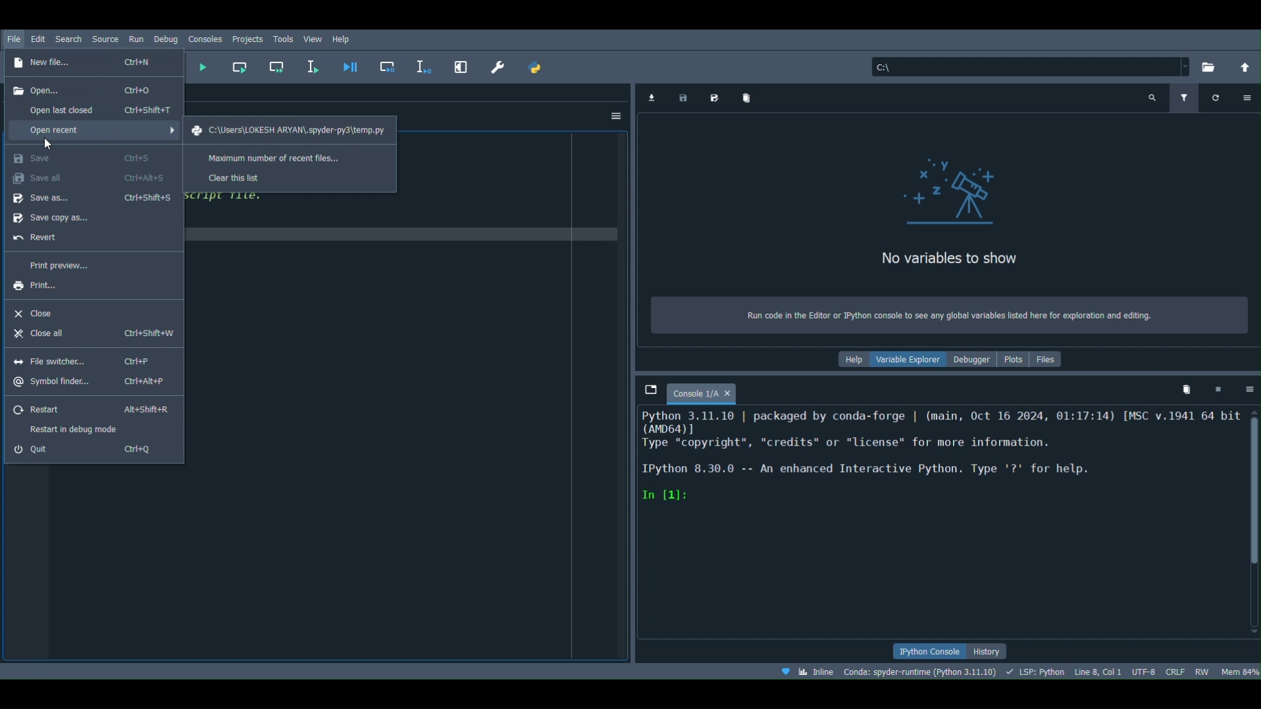 The height and width of the screenshot is (709, 1261). Describe the element at coordinates (1051, 360) in the screenshot. I see `Files` at that location.